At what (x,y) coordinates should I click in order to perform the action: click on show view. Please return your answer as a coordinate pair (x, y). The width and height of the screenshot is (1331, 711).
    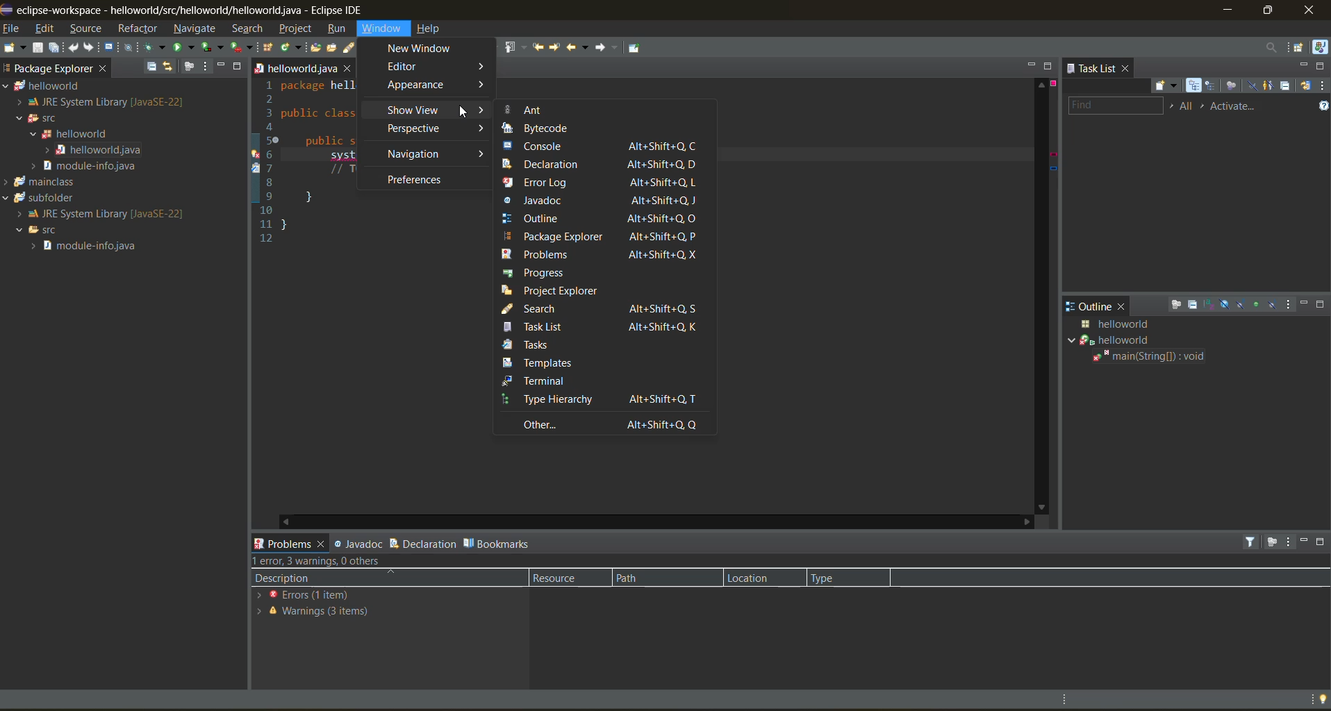
    Looking at the image, I should click on (433, 110).